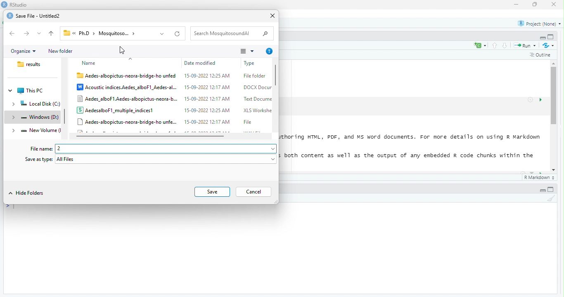  I want to click on logo, so click(10, 16).